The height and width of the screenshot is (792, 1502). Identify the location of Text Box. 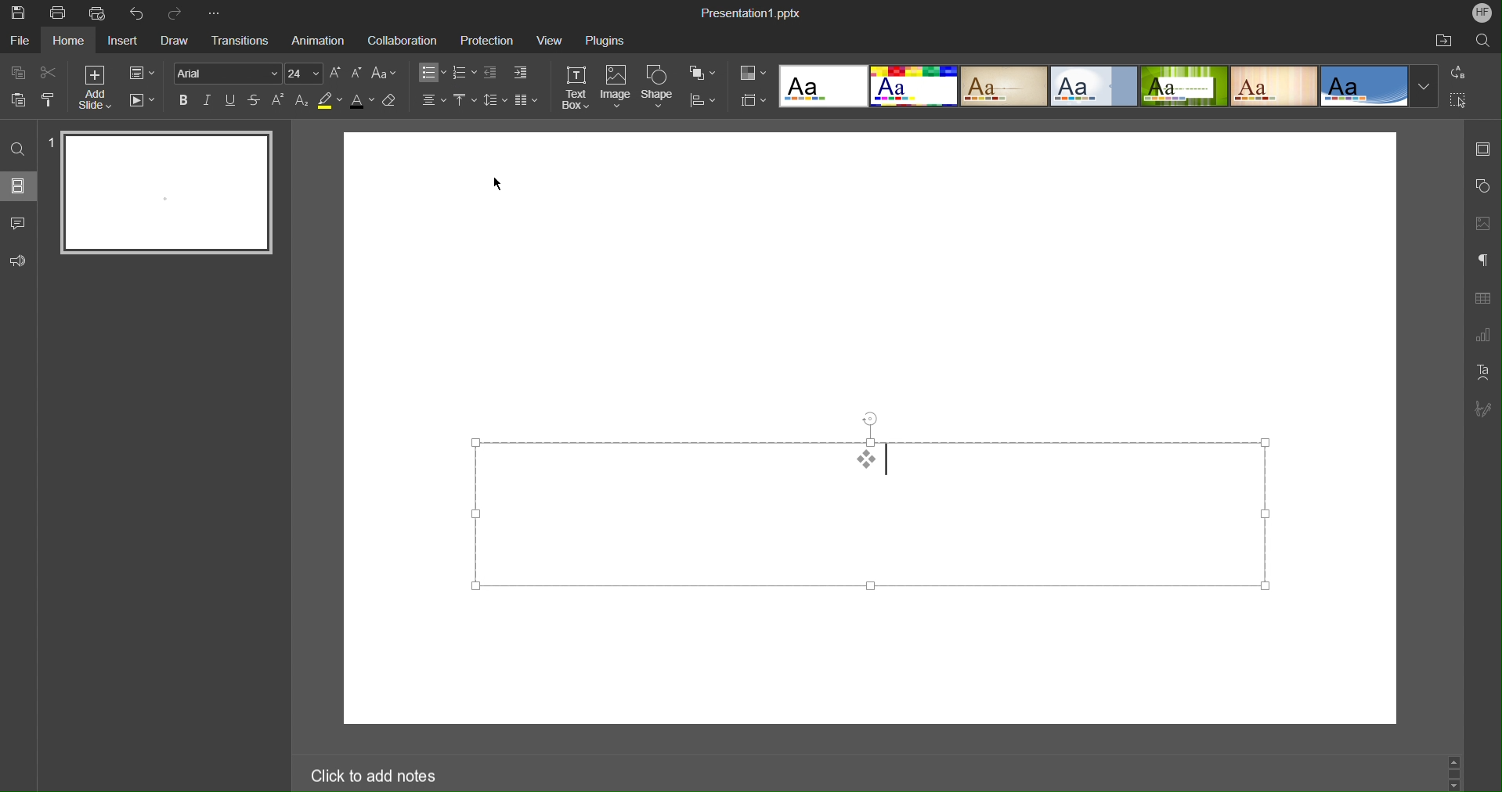
(575, 87).